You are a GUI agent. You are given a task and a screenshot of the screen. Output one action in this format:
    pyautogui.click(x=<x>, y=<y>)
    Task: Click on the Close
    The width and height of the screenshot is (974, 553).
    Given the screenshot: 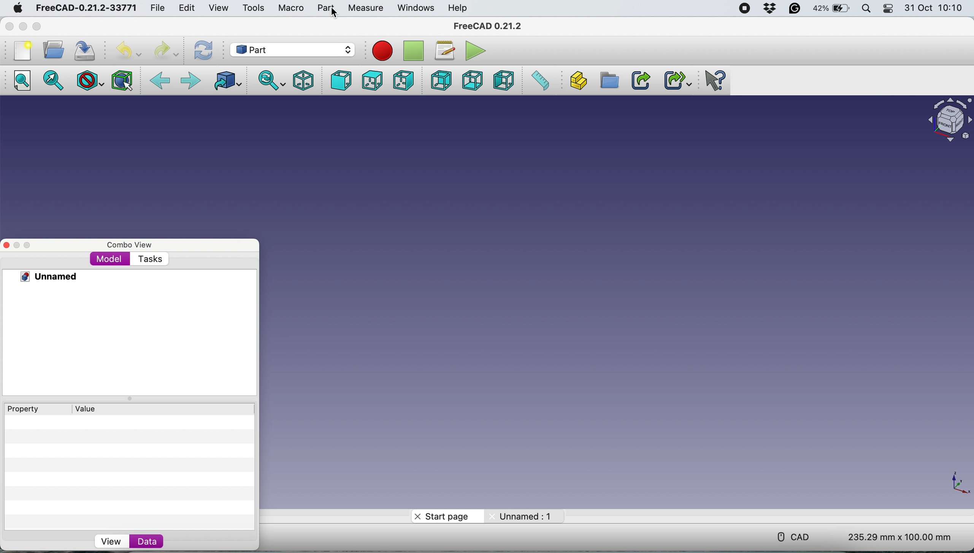 What is the action you would take?
    pyautogui.click(x=6, y=244)
    